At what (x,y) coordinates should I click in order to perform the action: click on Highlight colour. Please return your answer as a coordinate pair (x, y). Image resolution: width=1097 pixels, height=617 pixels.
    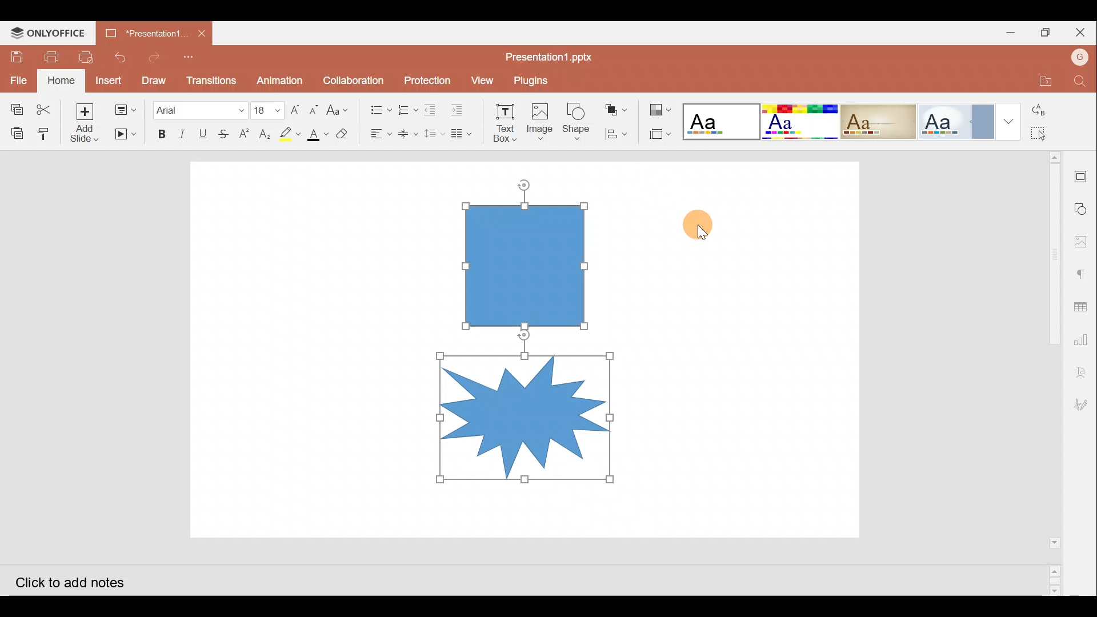
    Looking at the image, I should click on (292, 133).